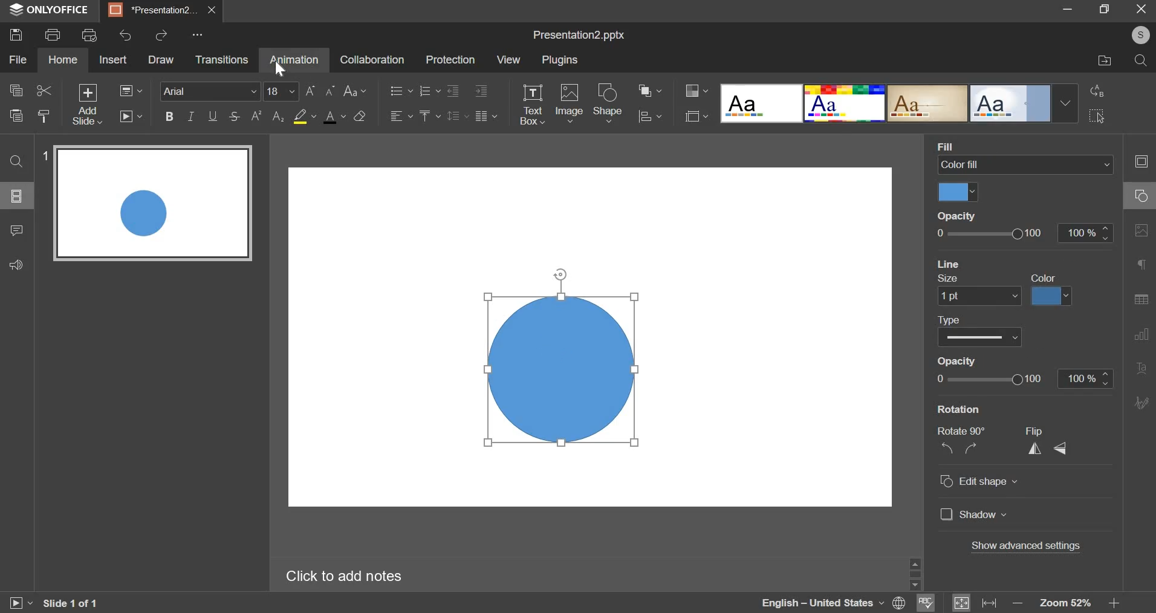  Describe the element at coordinates (927, 601) in the screenshot. I see `spellcheck` at that location.